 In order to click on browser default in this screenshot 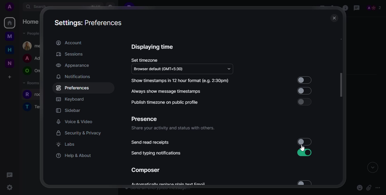, I will do `click(159, 69)`.